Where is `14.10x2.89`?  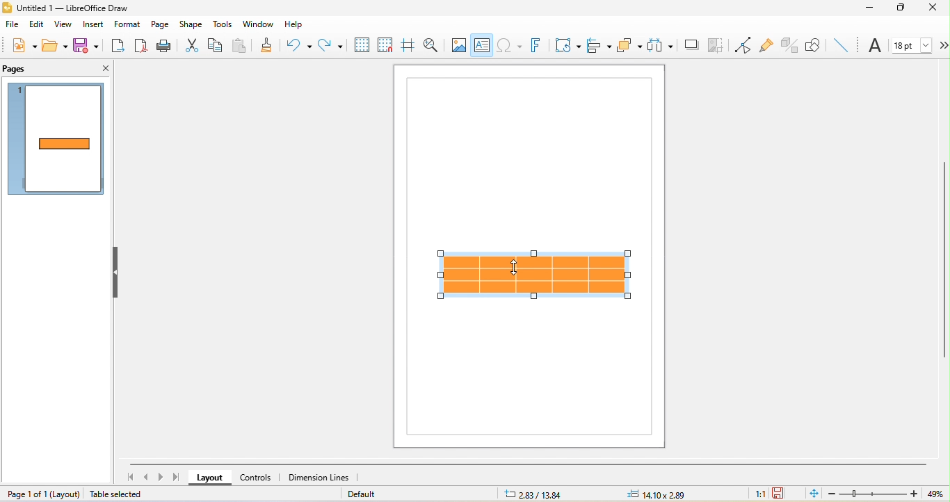 14.10x2.89 is located at coordinates (659, 493).